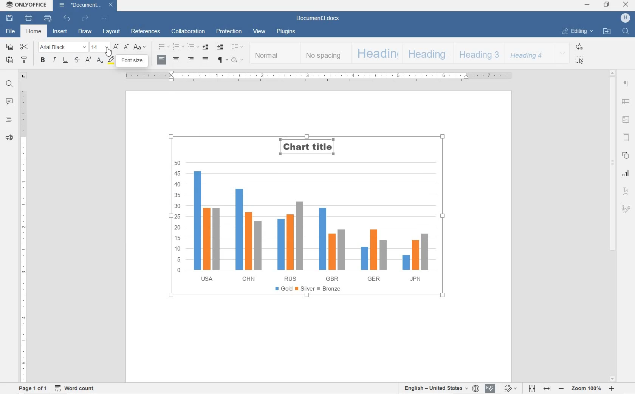  What do you see at coordinates (24, 75) in the screenshot?
I see `TAB` at bounding box center [24, 75].